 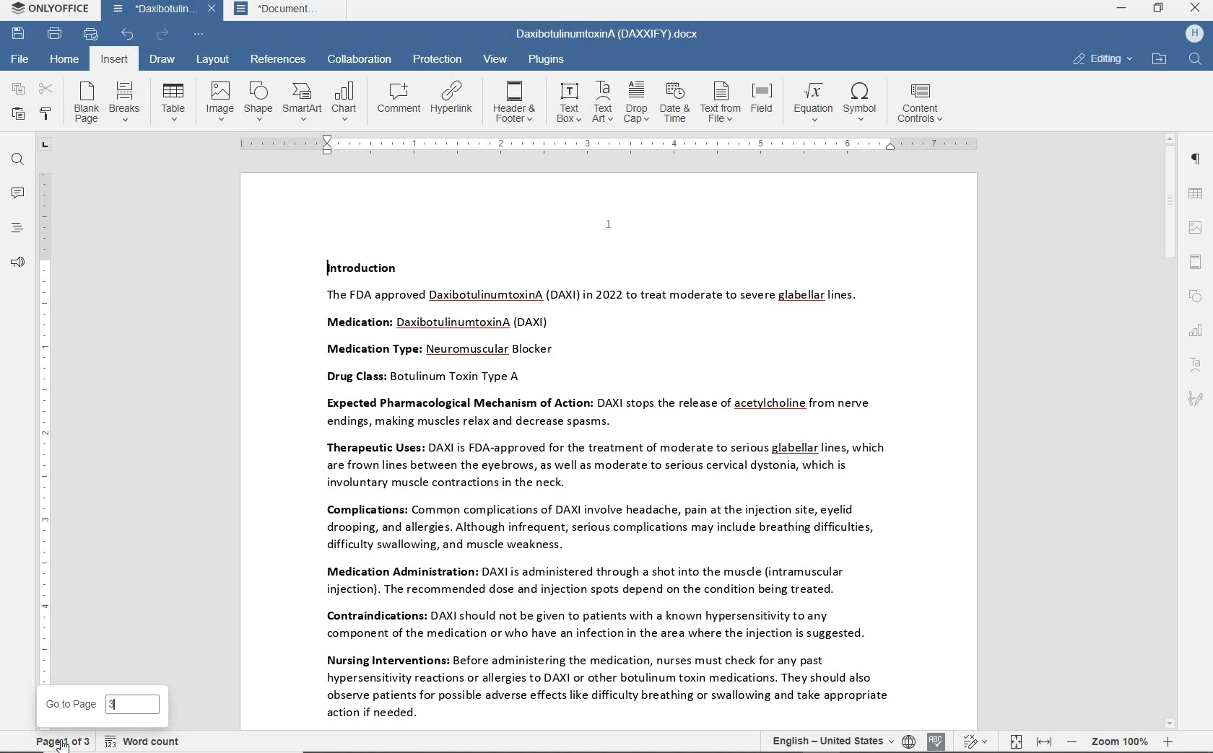 What do you see at coordinates (150, 11) in the screenshot?
I see `*Daxibotulin...` at bounding box center [150, 11].